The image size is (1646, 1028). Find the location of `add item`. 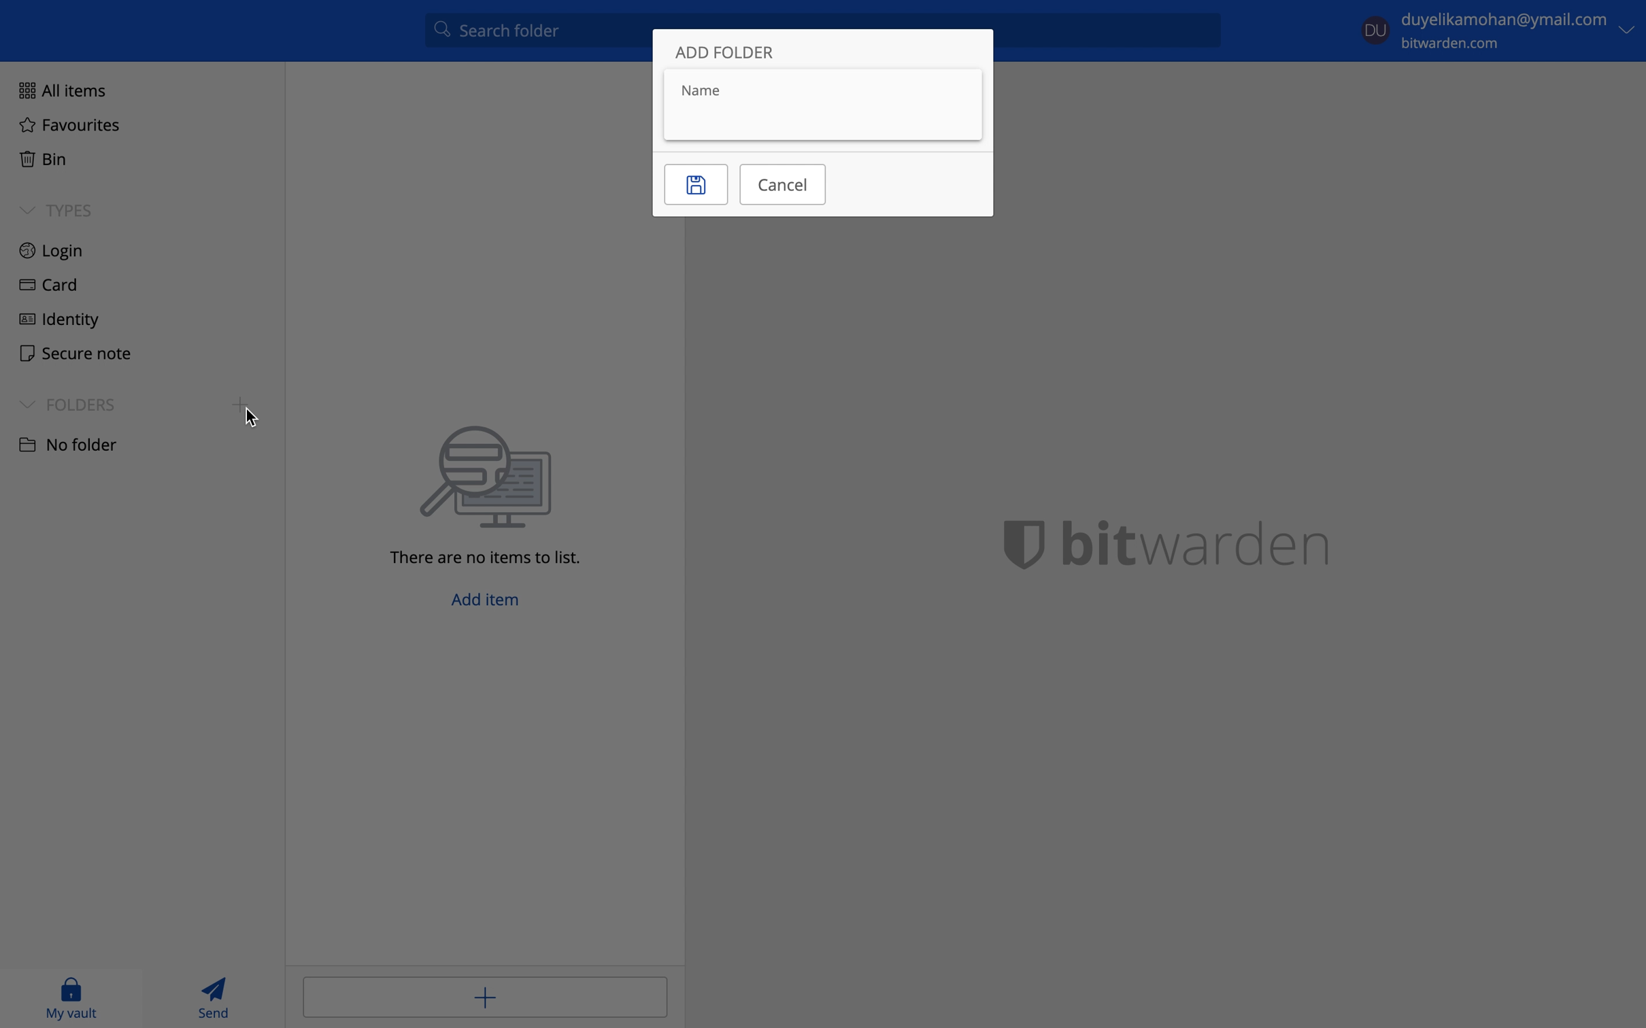

add item is located at coordinates (489, 604).